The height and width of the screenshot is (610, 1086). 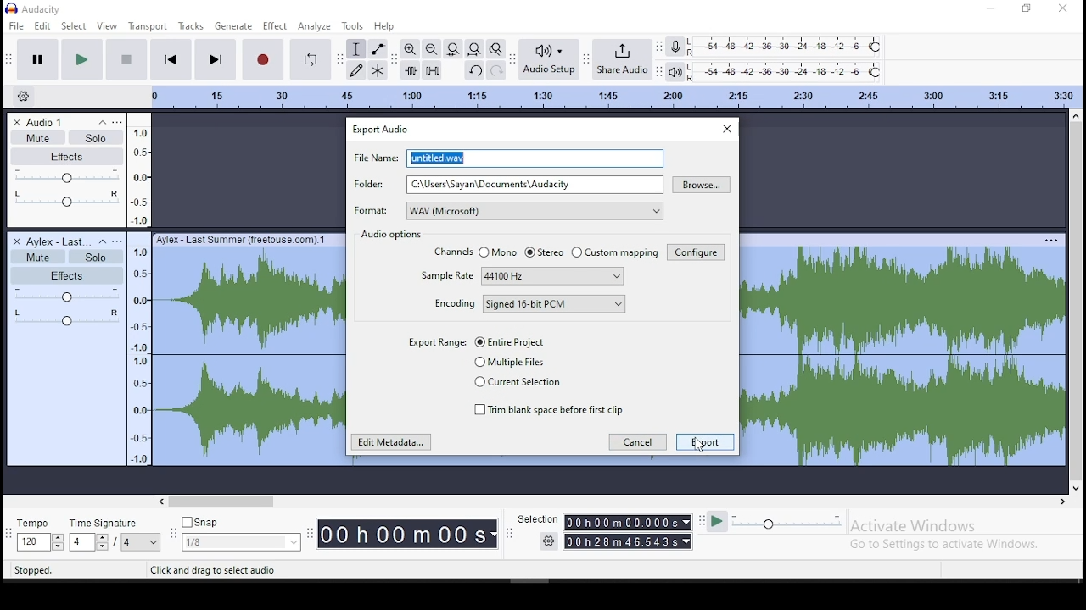 I want to click on collapse, so click(x=102, y=122).